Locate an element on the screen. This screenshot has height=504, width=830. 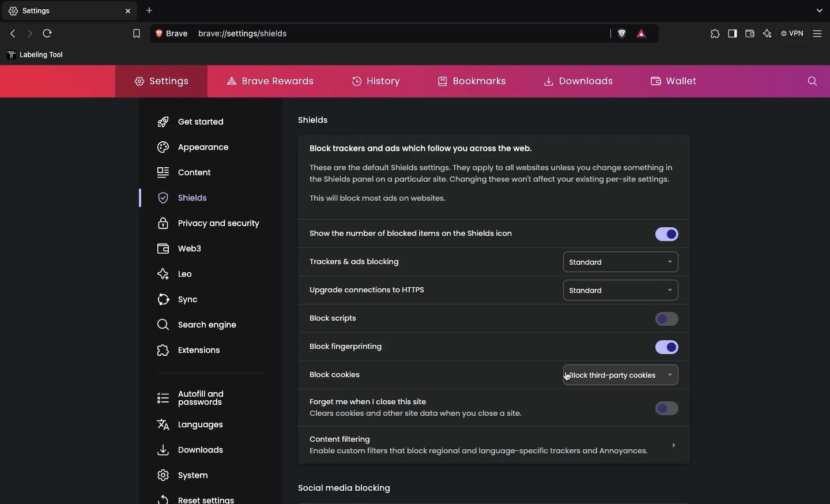
VPN is located at coordinates (793, 34).